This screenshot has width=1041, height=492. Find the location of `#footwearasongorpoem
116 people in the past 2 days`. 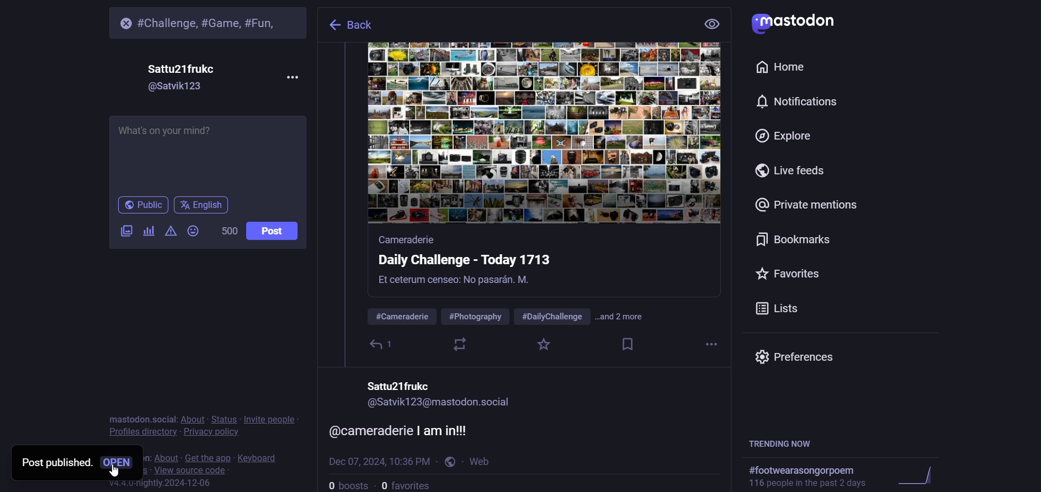

#footwearasongorpoem
116 people in the past 2 days is located at coordinates (865, 477).